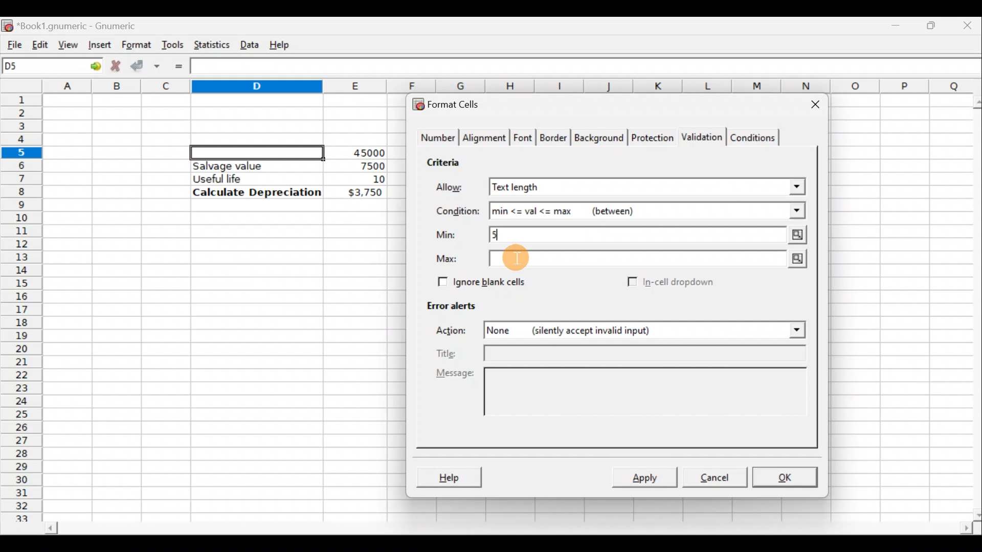 Image resolution: width=982 pixels, height=552 pixels. I want to click on File, so click(11, 42).